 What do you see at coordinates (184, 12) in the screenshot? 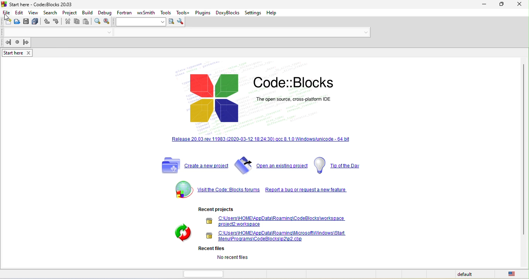
I see `tools++` at bounding box center [184, 12].